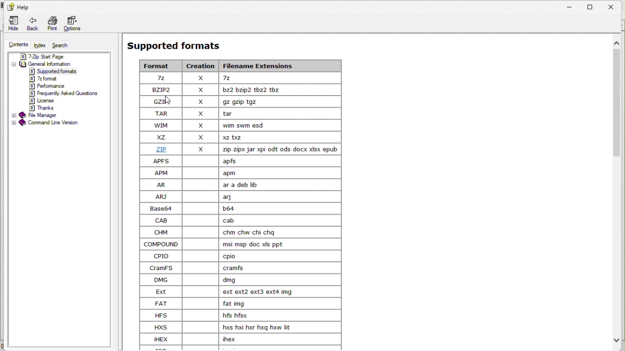 Image resolution: width=625 pixels, height=351 pixels. Describe the element at coordinates (167, 100) in the screenshot. I see `cursor` at that location.